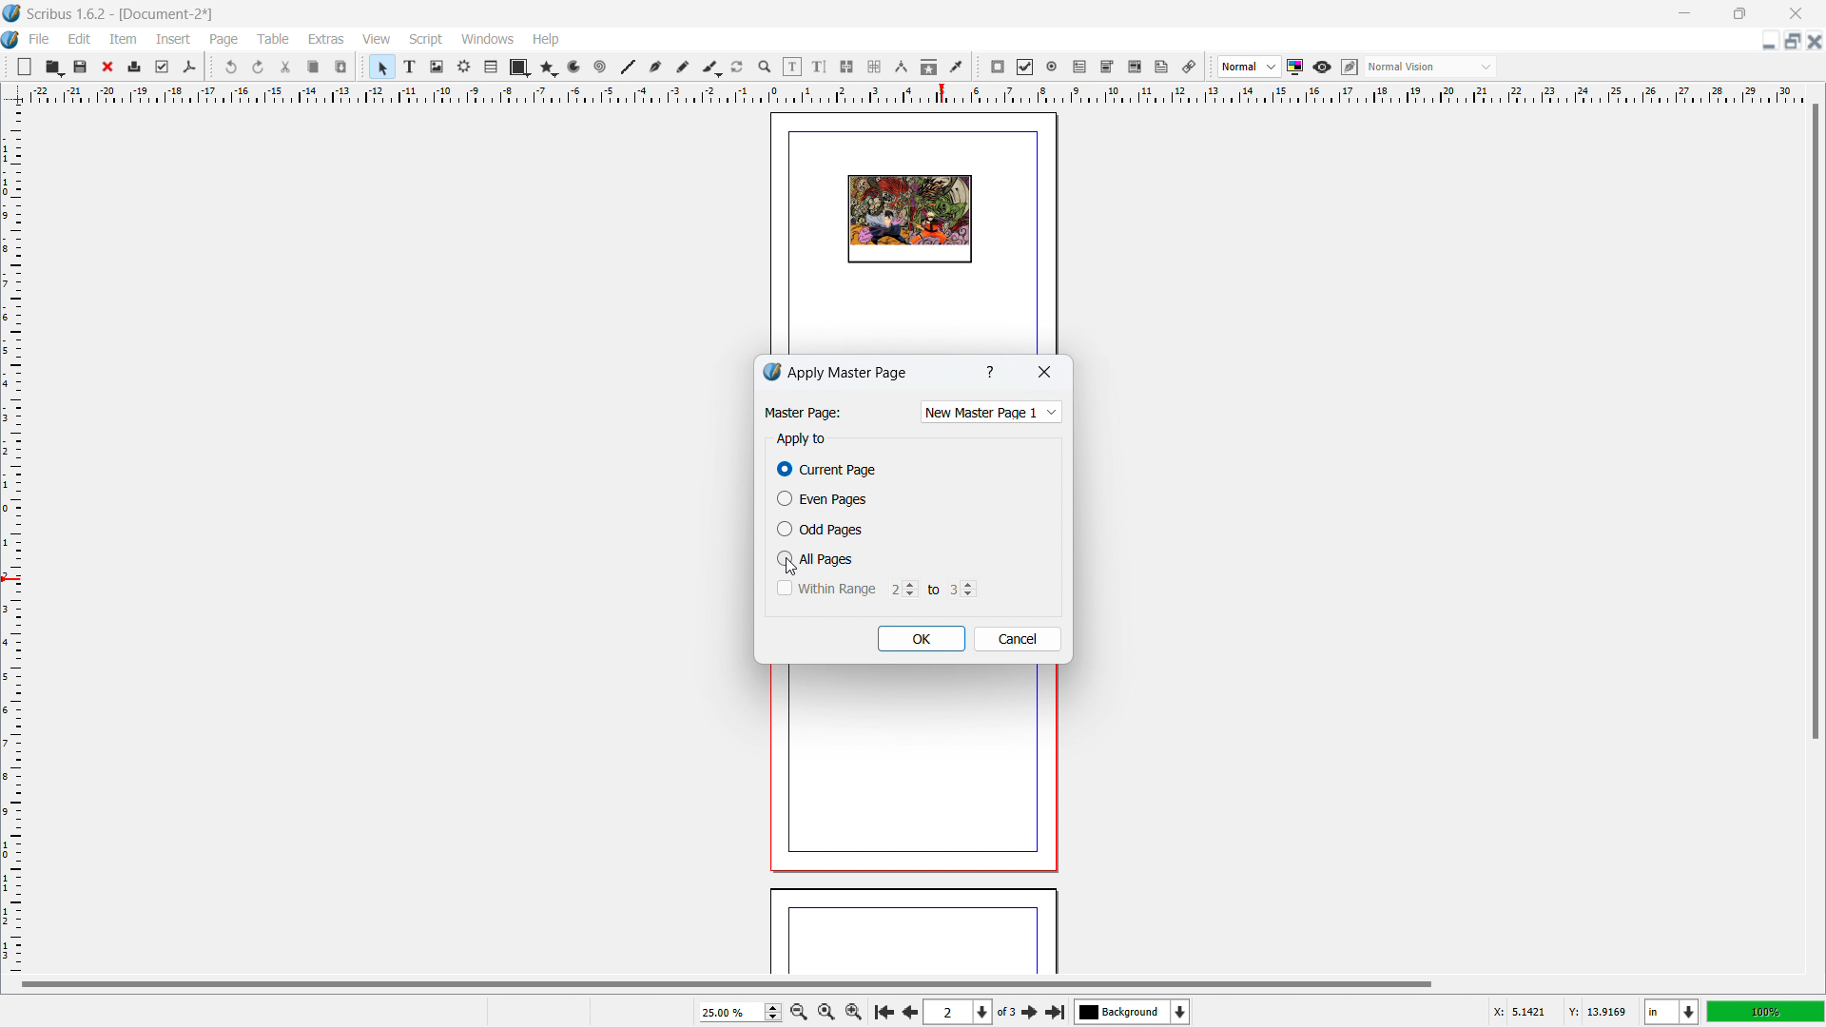  I want to click on zoom in/out, so click(766, 68).